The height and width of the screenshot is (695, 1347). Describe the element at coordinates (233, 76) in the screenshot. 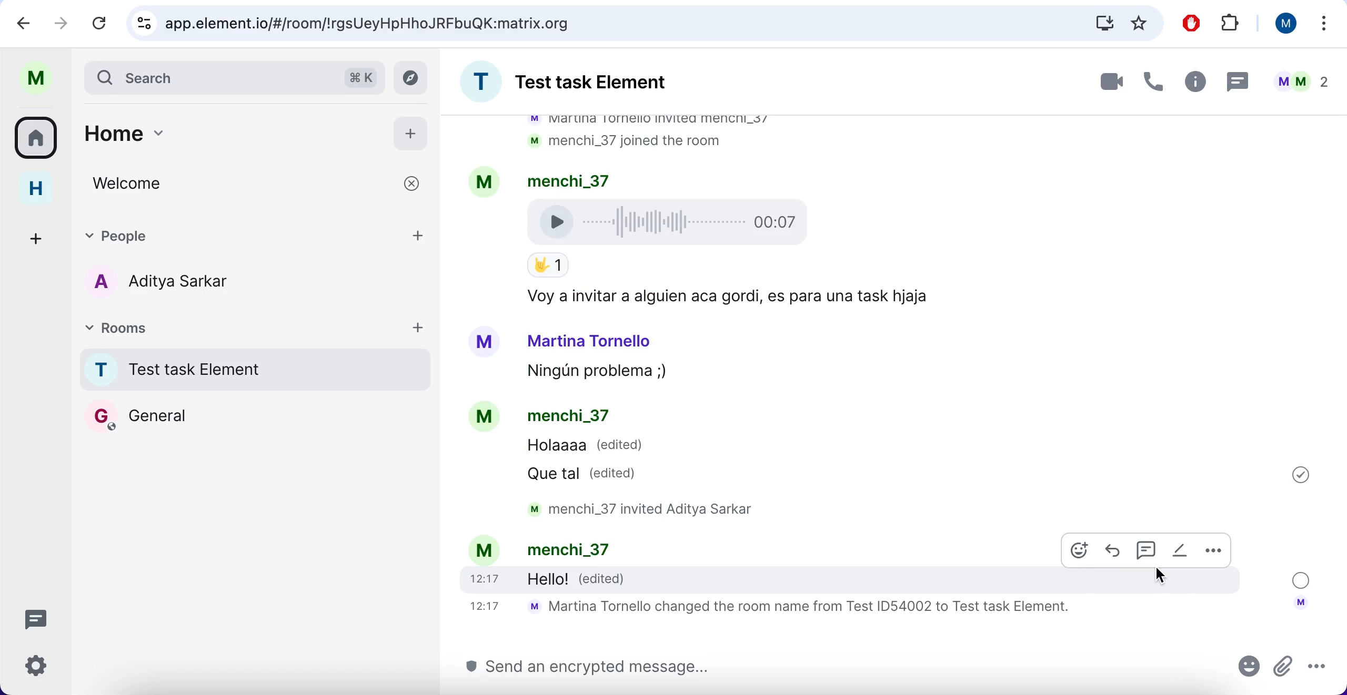

I see `search bar` at that location.